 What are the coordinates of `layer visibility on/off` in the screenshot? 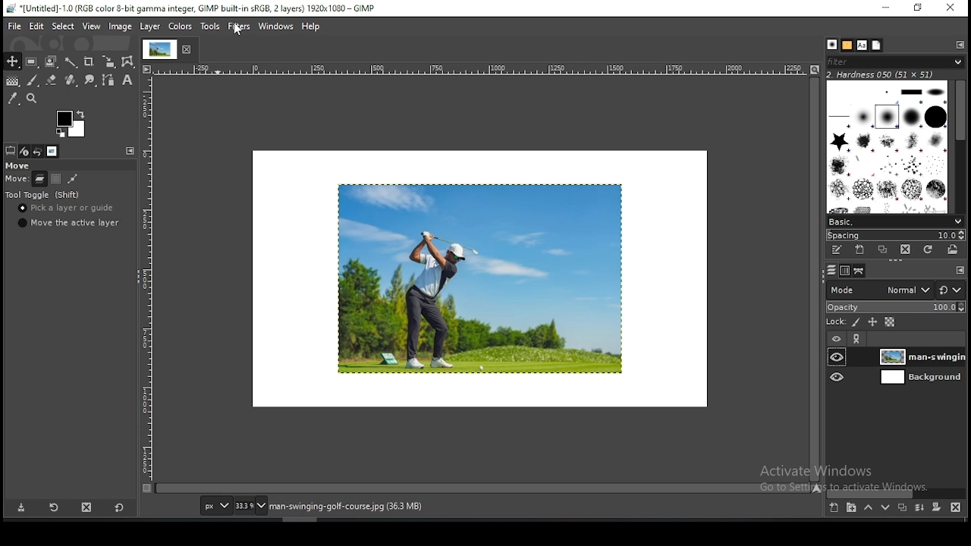 It's located at (837, 377).